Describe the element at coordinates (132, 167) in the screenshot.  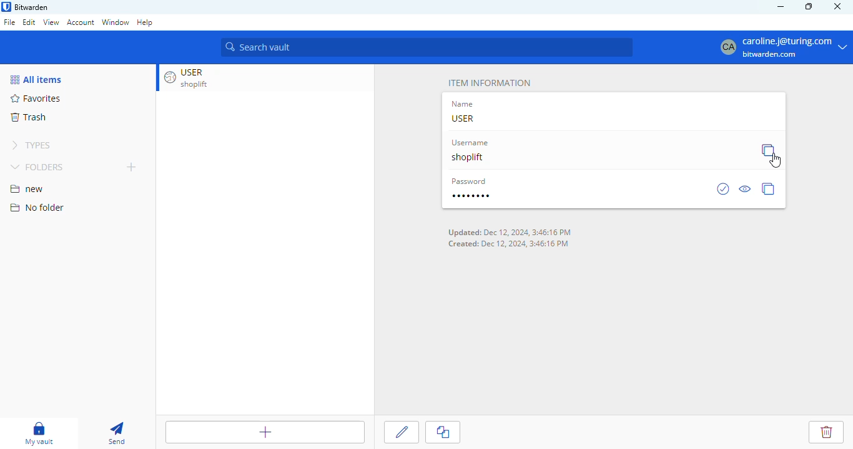
I see `add folder` at that location.